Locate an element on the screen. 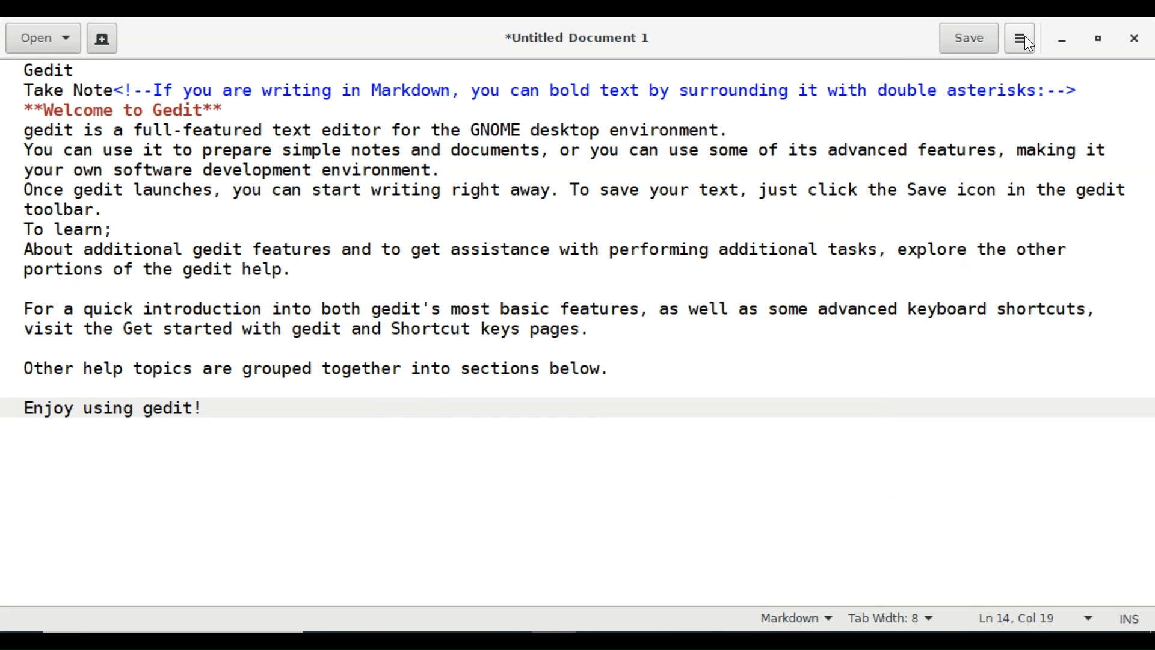 The image size is (1155, 650). Line and Column prefernce is located at coordinates (1038, 620).